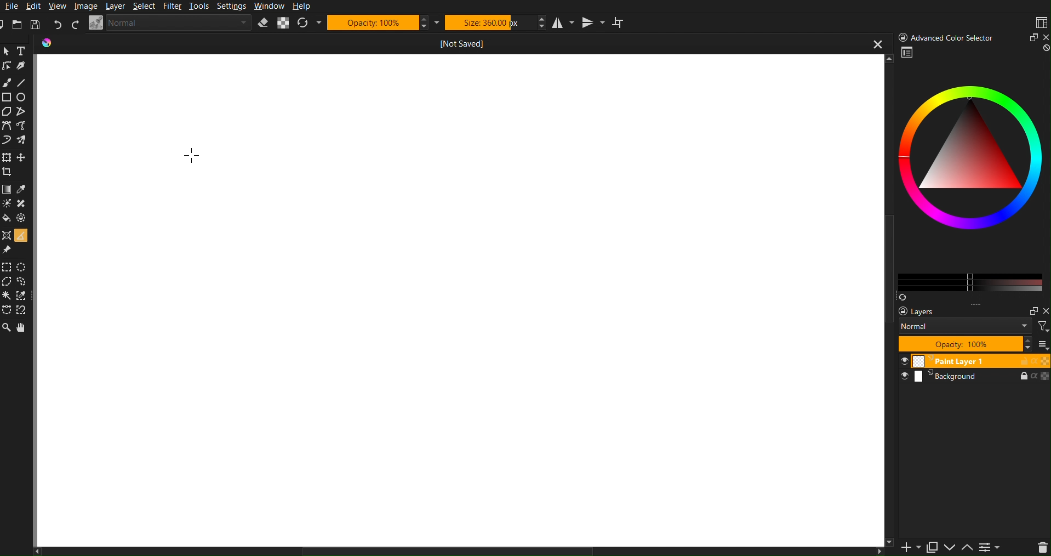 The image size is (1051, 556). What do you see at coordinates (23, 296) in the screenshot?
I see `Picker Marquee` at bounding box center [23, 296].